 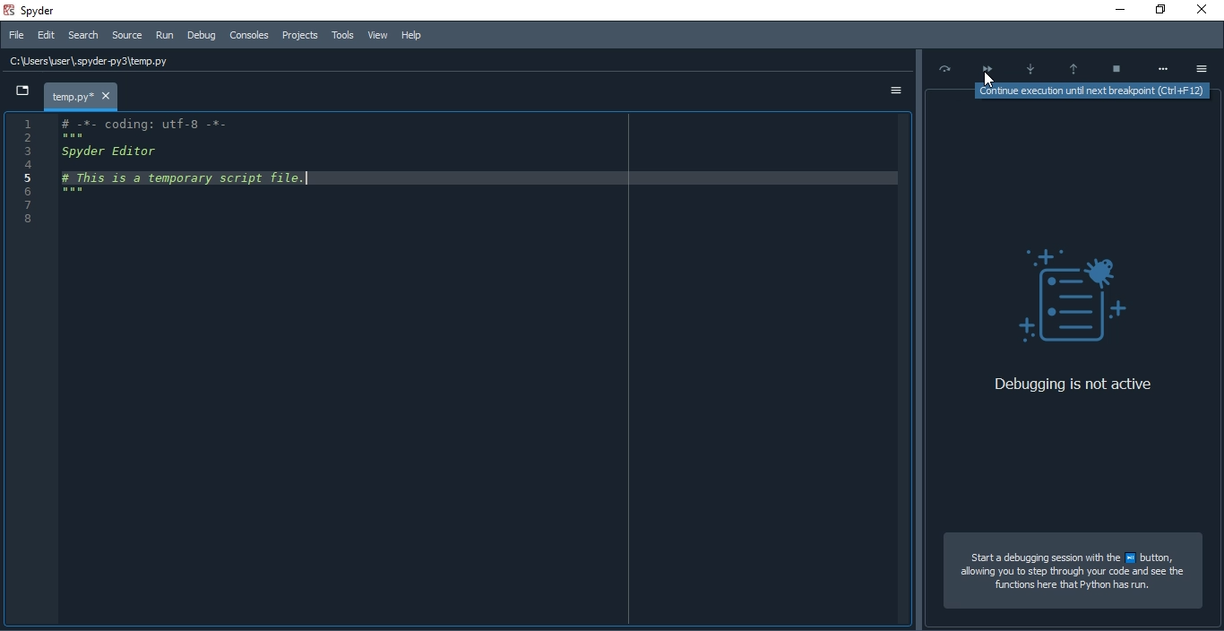 I want to click on options, so click(x=1205, y=70).